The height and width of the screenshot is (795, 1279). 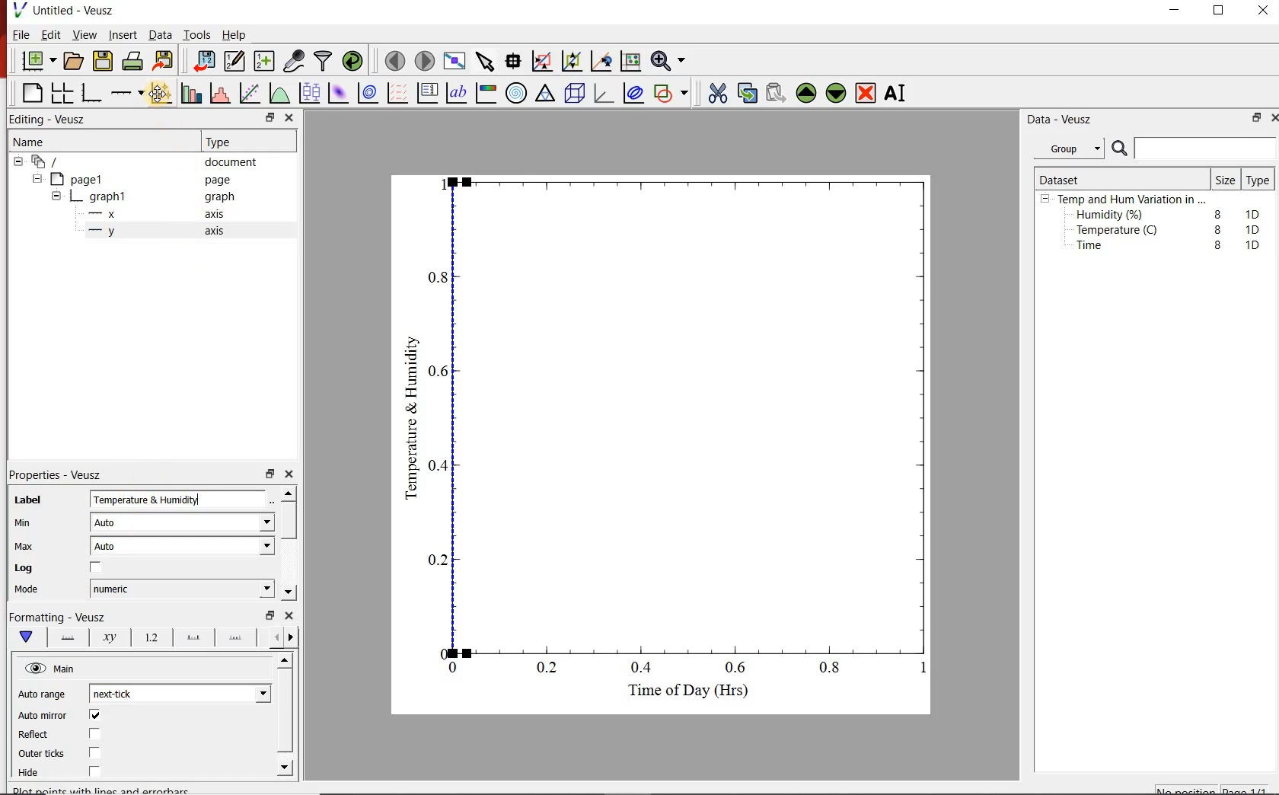 I want to click on 0, so click(x=439, y=651).